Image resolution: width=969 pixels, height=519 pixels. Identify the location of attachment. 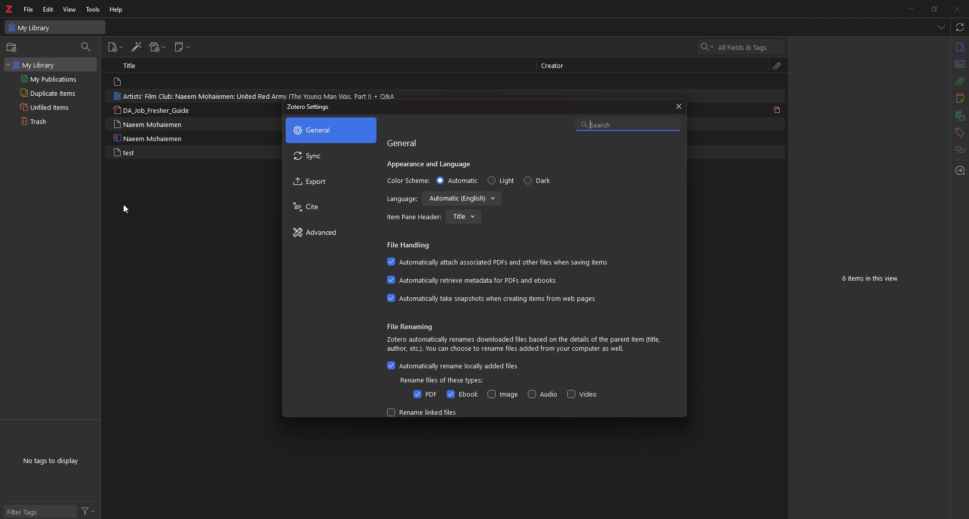
(777, 67).